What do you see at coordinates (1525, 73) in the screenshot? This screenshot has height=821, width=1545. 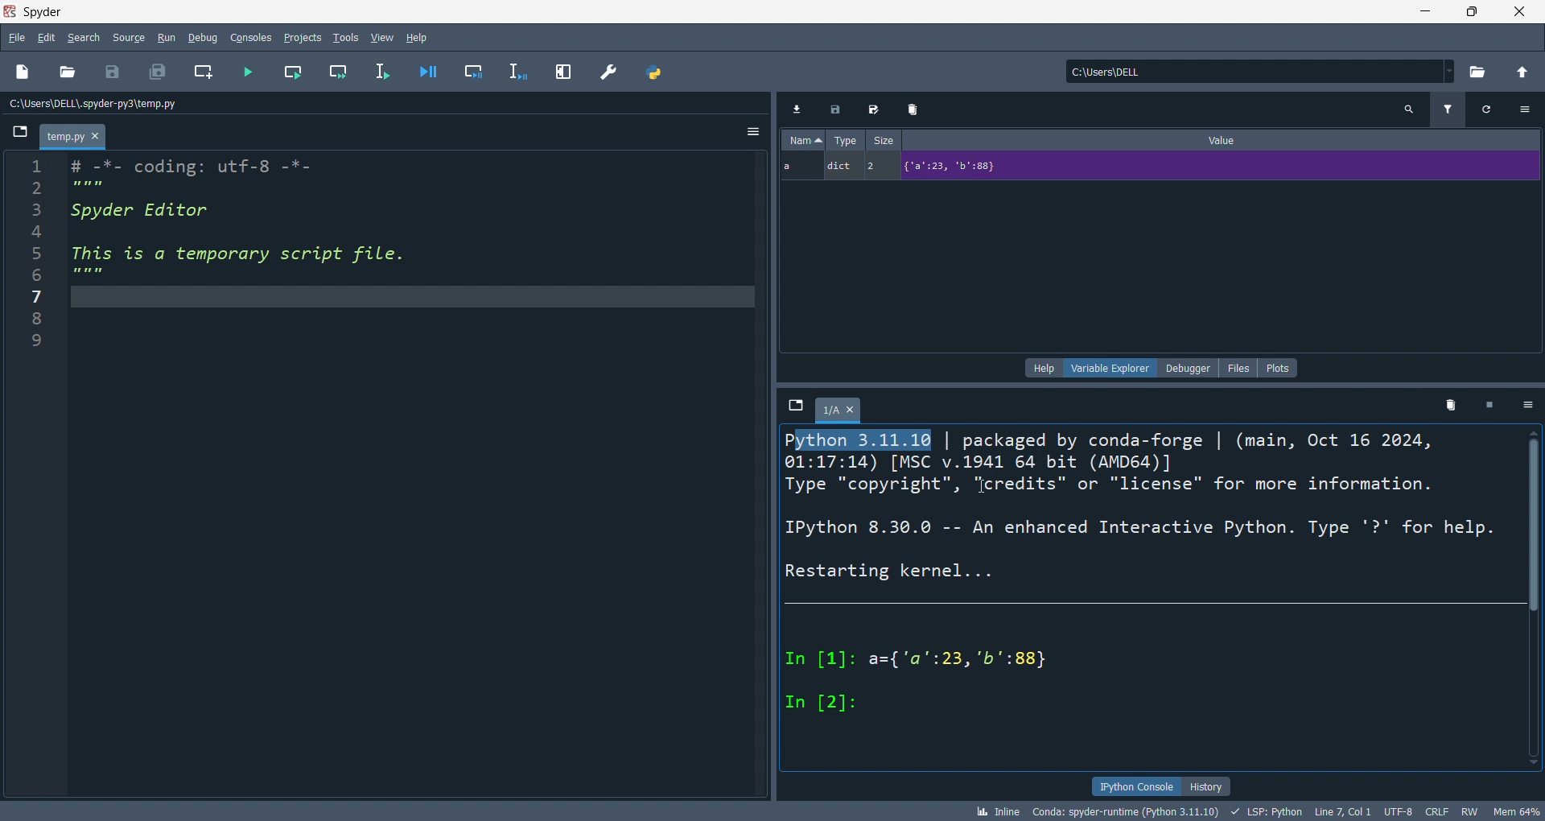 I see `open parent directory` at bounding box center [1525, 73].